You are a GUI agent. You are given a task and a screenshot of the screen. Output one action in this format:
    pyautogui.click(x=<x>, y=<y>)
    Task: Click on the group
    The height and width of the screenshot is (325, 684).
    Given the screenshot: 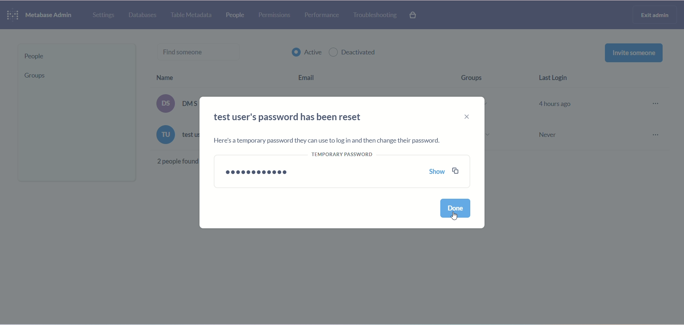 What is the action you would take?
    pyautogui.click(x=34, y=78)
    